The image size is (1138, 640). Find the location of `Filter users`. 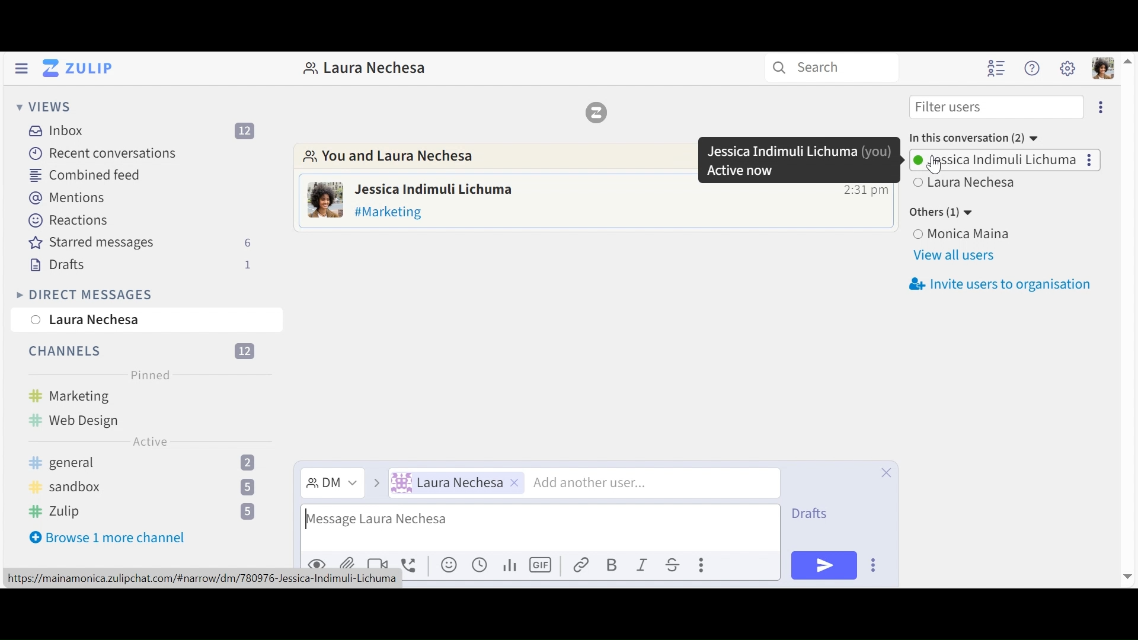

Filter users is located at coordinates (996, 107).